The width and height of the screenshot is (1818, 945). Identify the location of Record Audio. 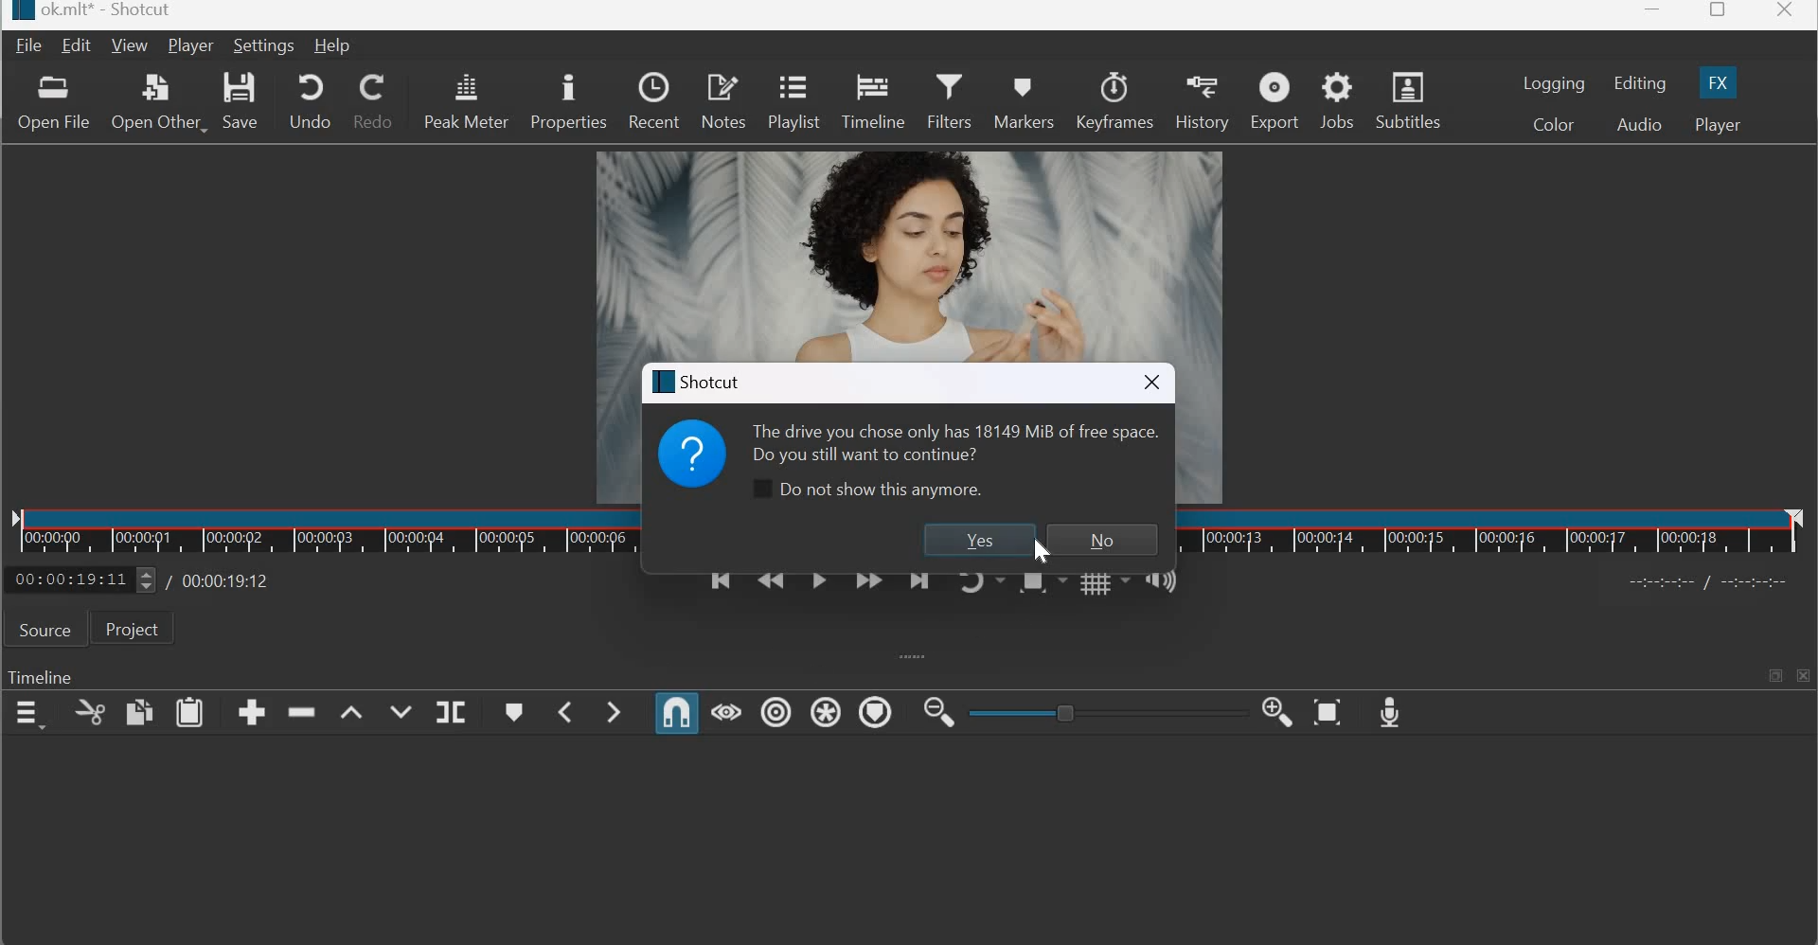
(1391, 710).